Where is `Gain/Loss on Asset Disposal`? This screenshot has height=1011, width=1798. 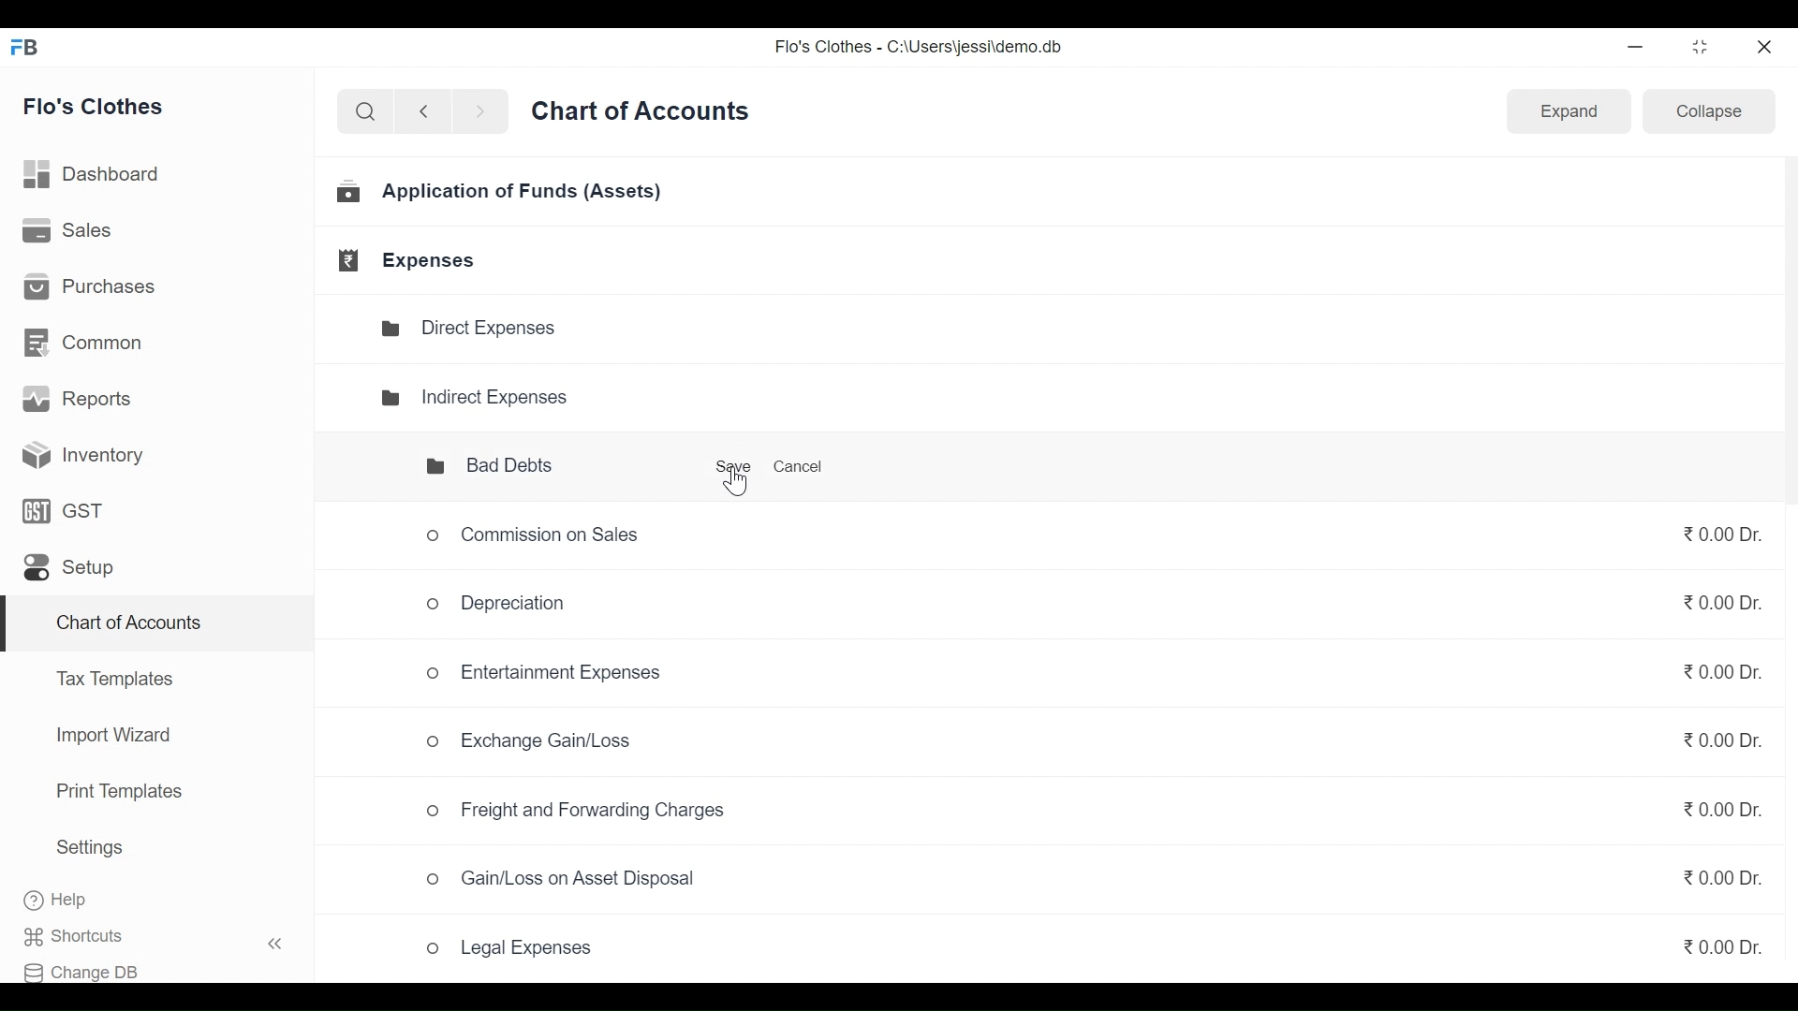
Gain/Loss on Asset Disposal is located at coordinates (561, 883).